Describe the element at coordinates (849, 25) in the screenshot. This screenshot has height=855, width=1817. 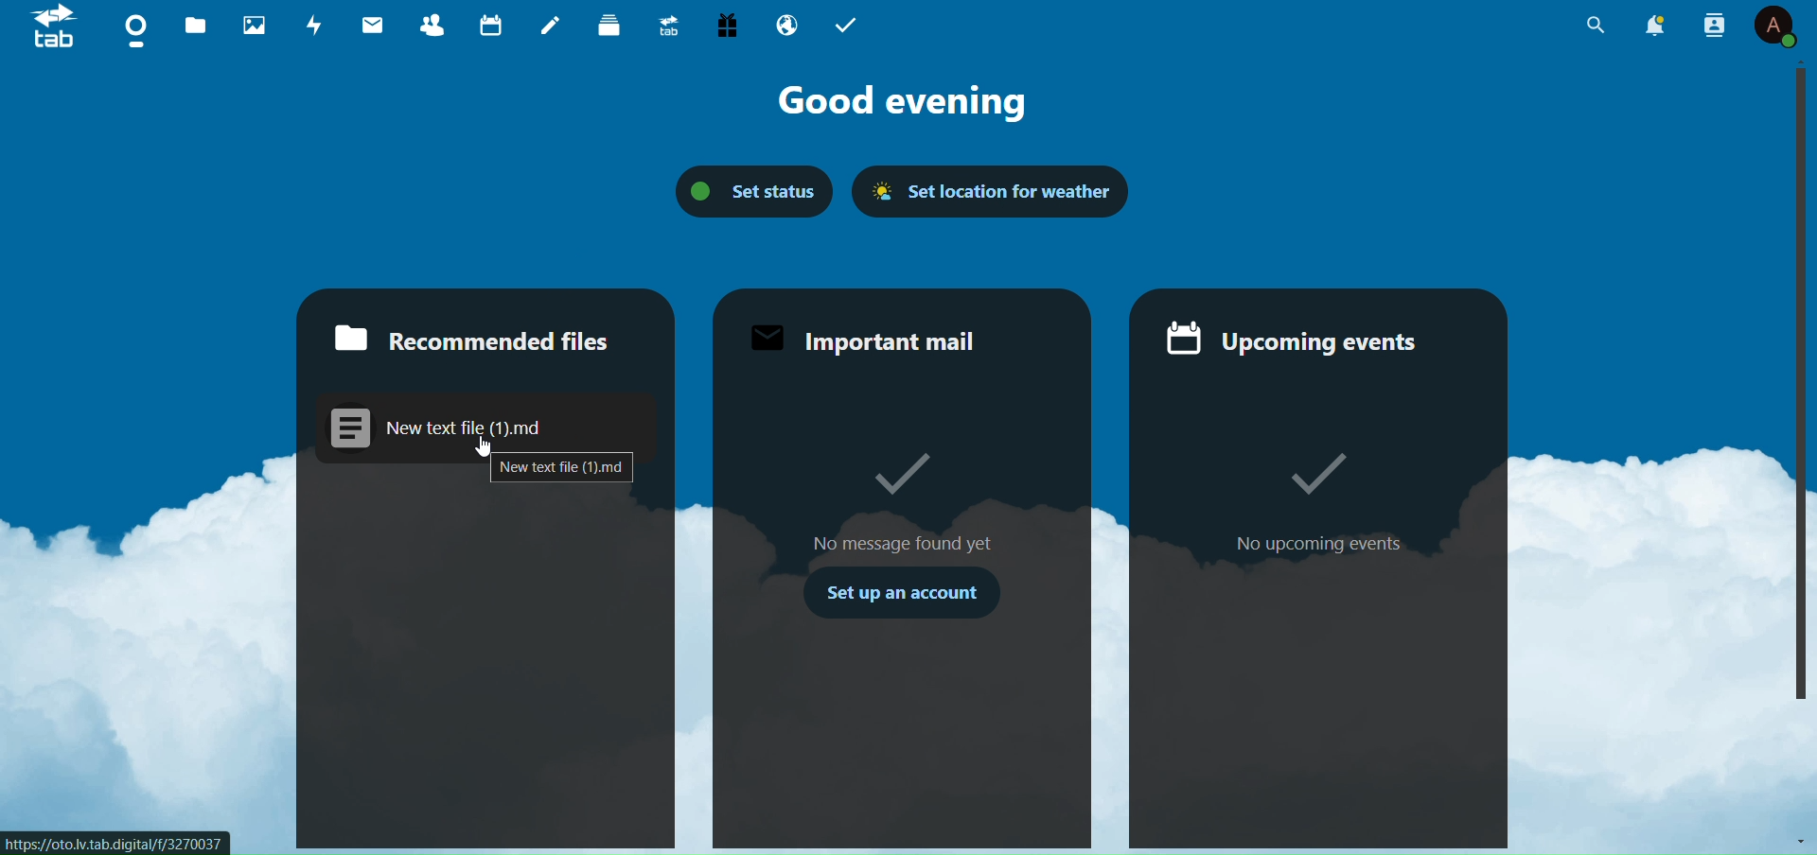
I see `task` at that location.